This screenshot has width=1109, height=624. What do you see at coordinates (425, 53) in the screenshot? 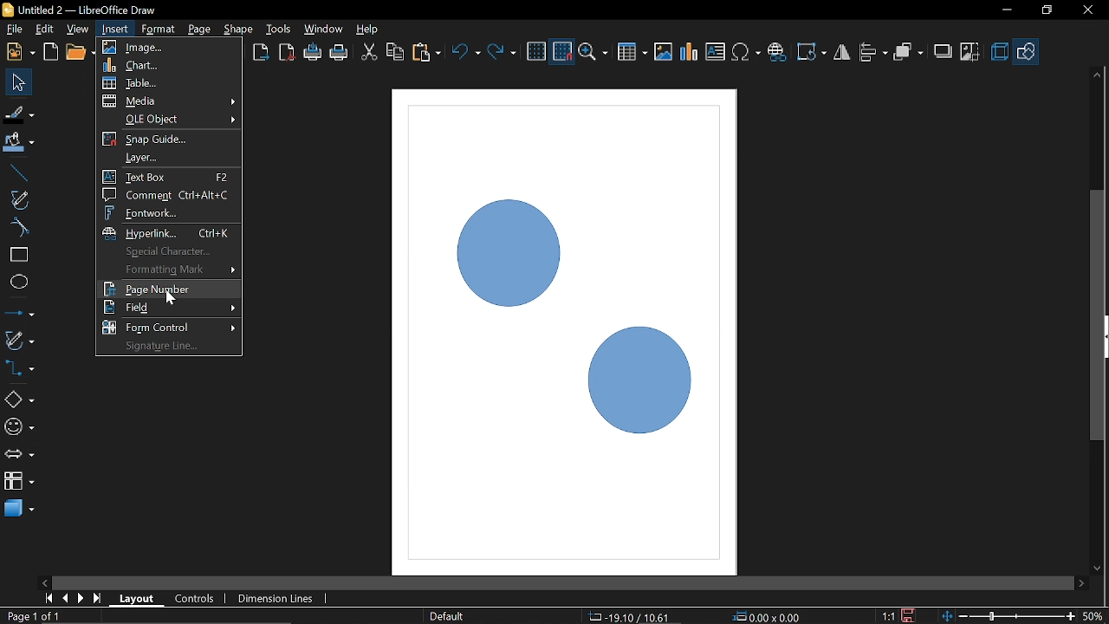
I see `Paste` at bounding box center [425, 53].